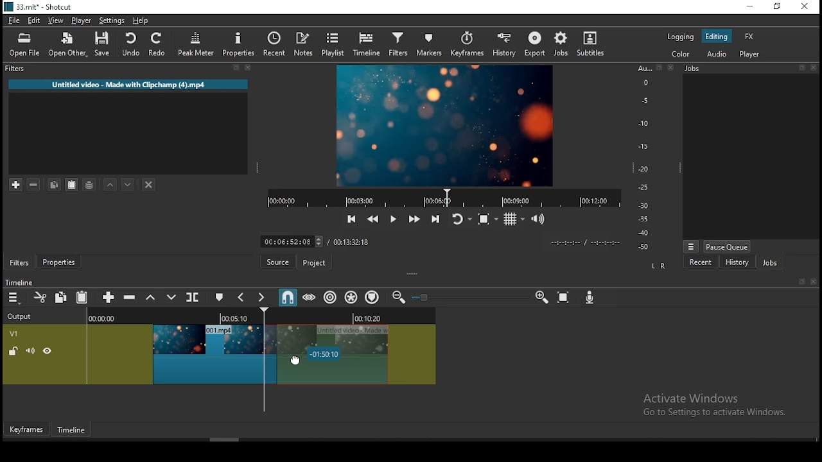 The image size is (822, 462). What do you see at coordinates (112, 184) in the screenshot?
I see `move filter up` at bounding box center [112, 184].